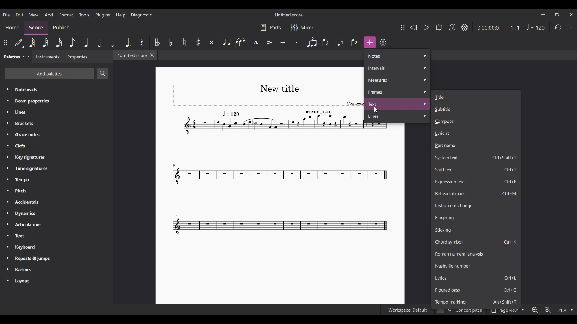 The height and width of the screenshot is (324, 577). Describe the element at coordinates (355, 42) in the screenshot. I see `Voice 2` at that location.